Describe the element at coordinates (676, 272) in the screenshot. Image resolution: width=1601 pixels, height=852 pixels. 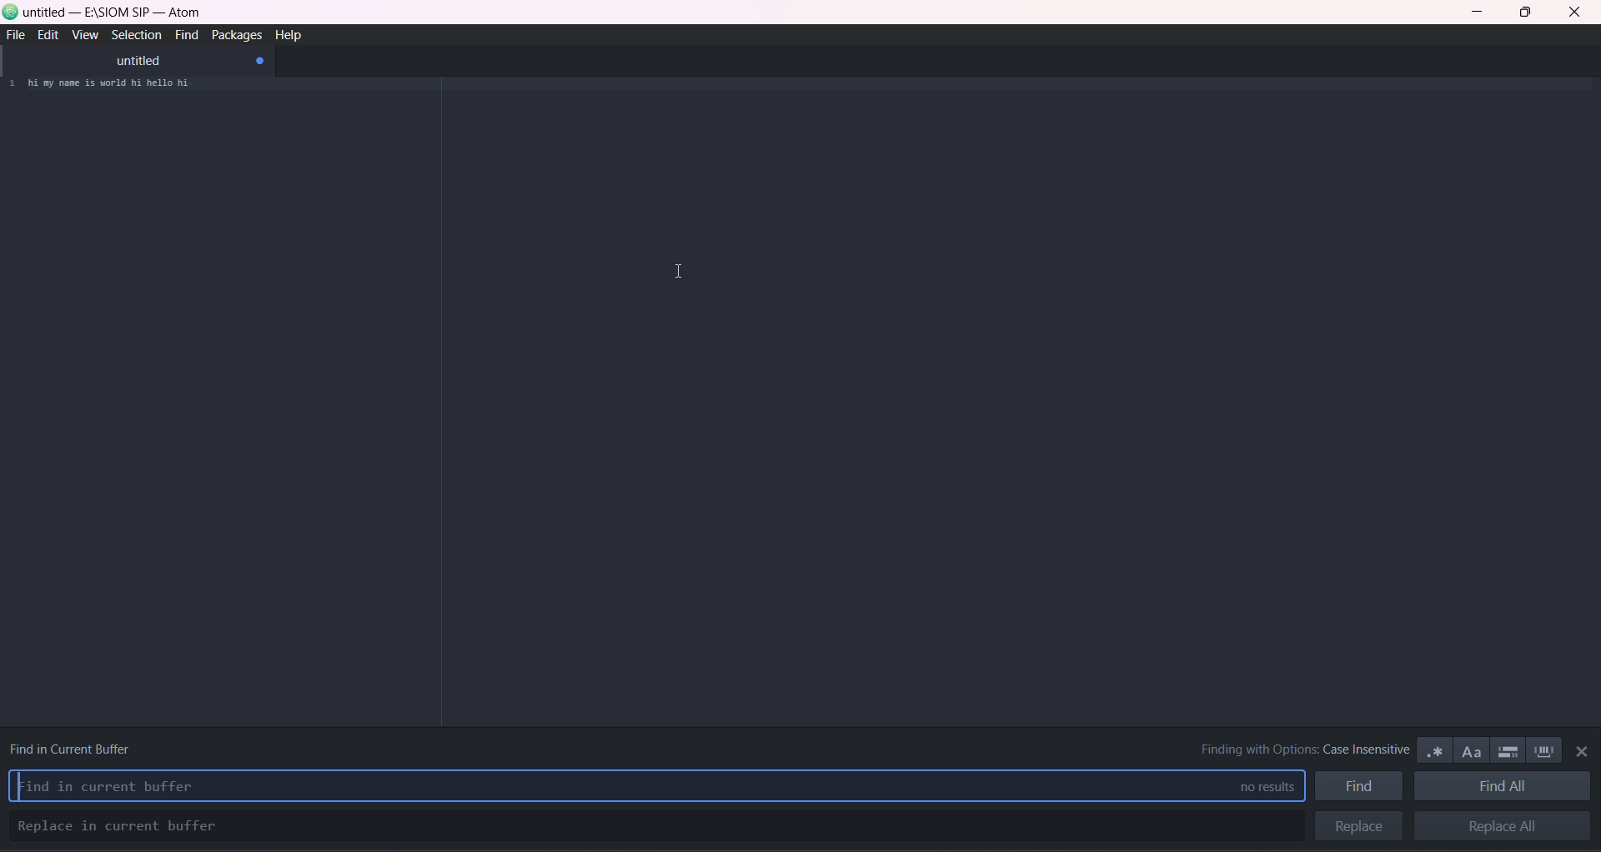
I see `cursor` at that location.